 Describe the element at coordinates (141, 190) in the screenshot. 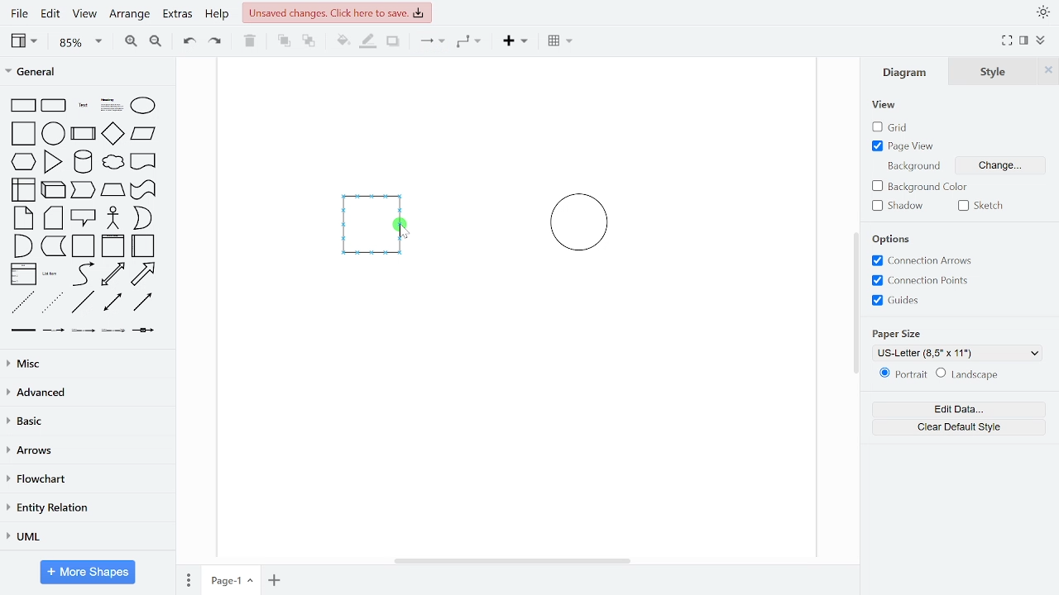

I see `tape` at that location.